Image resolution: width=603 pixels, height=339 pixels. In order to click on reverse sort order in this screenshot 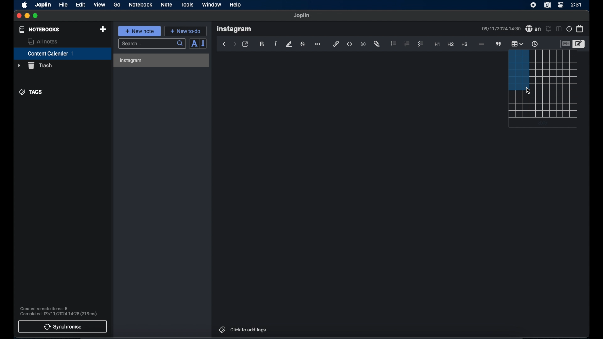, I will do `click(204, 44)`.